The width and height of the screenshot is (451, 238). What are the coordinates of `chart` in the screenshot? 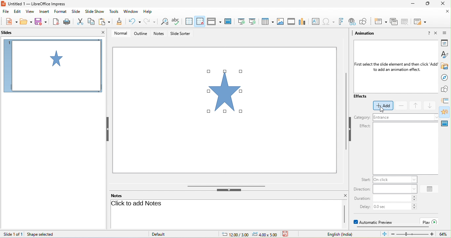 It's located at (303, 21).